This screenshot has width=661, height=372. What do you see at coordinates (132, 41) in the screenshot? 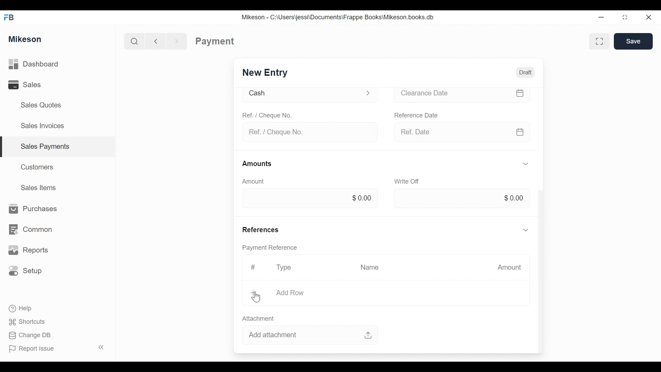
I see `Search` at bounding box center [132, 41].